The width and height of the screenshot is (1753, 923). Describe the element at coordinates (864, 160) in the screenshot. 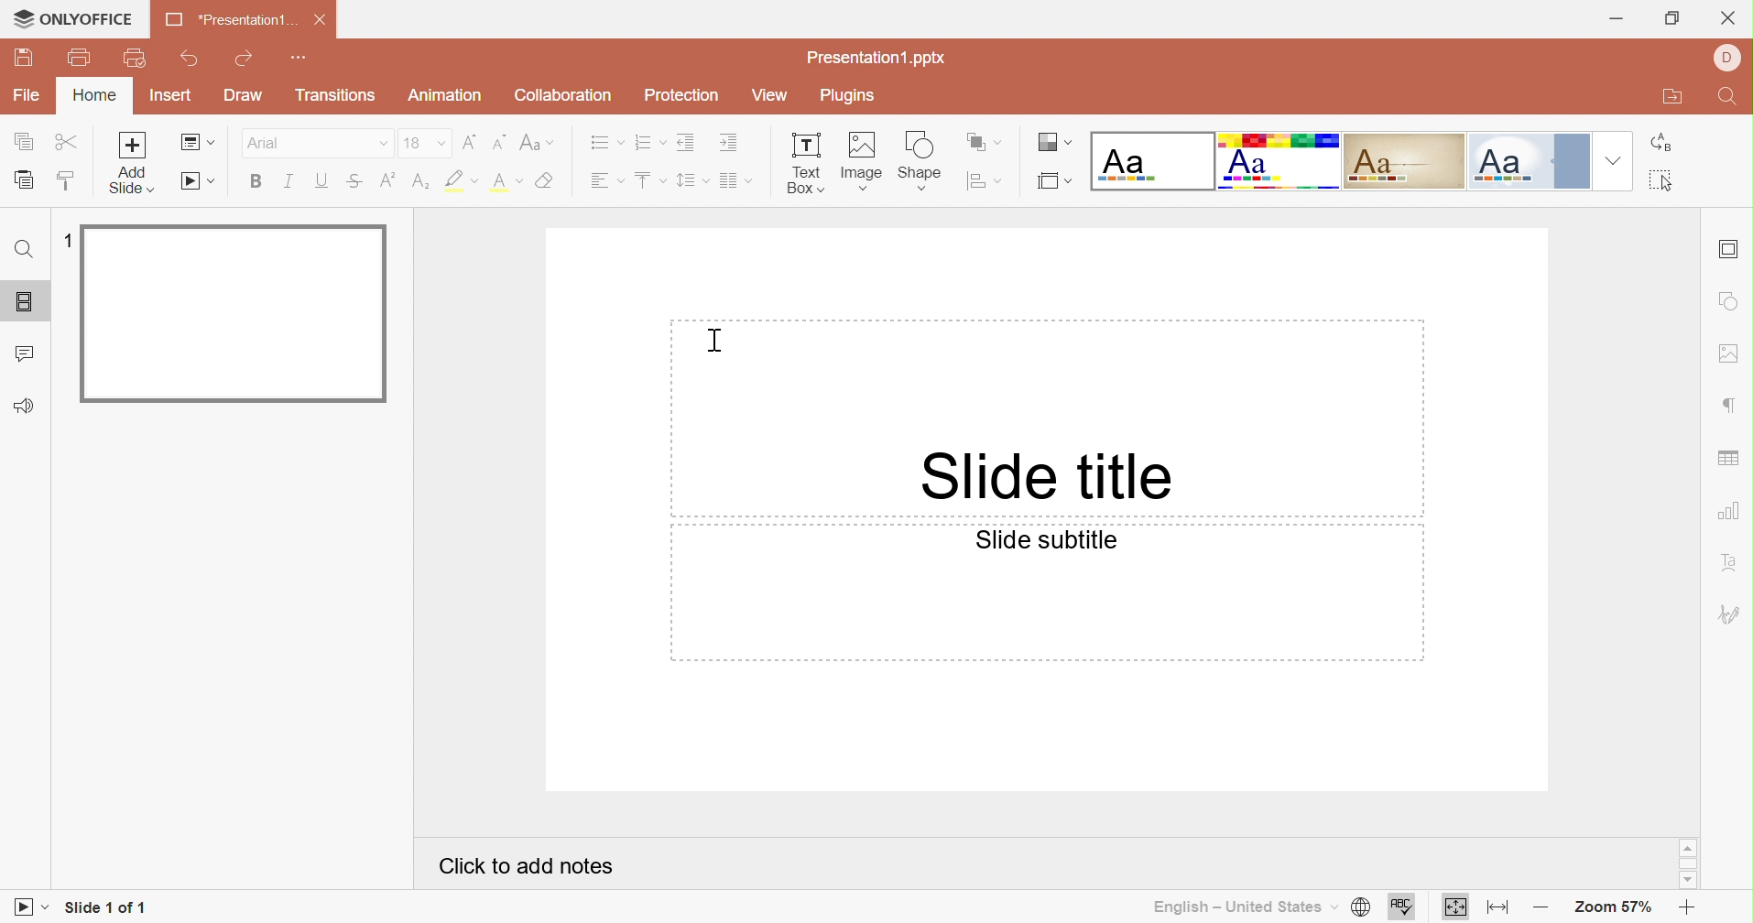

I see `Image` at that location.